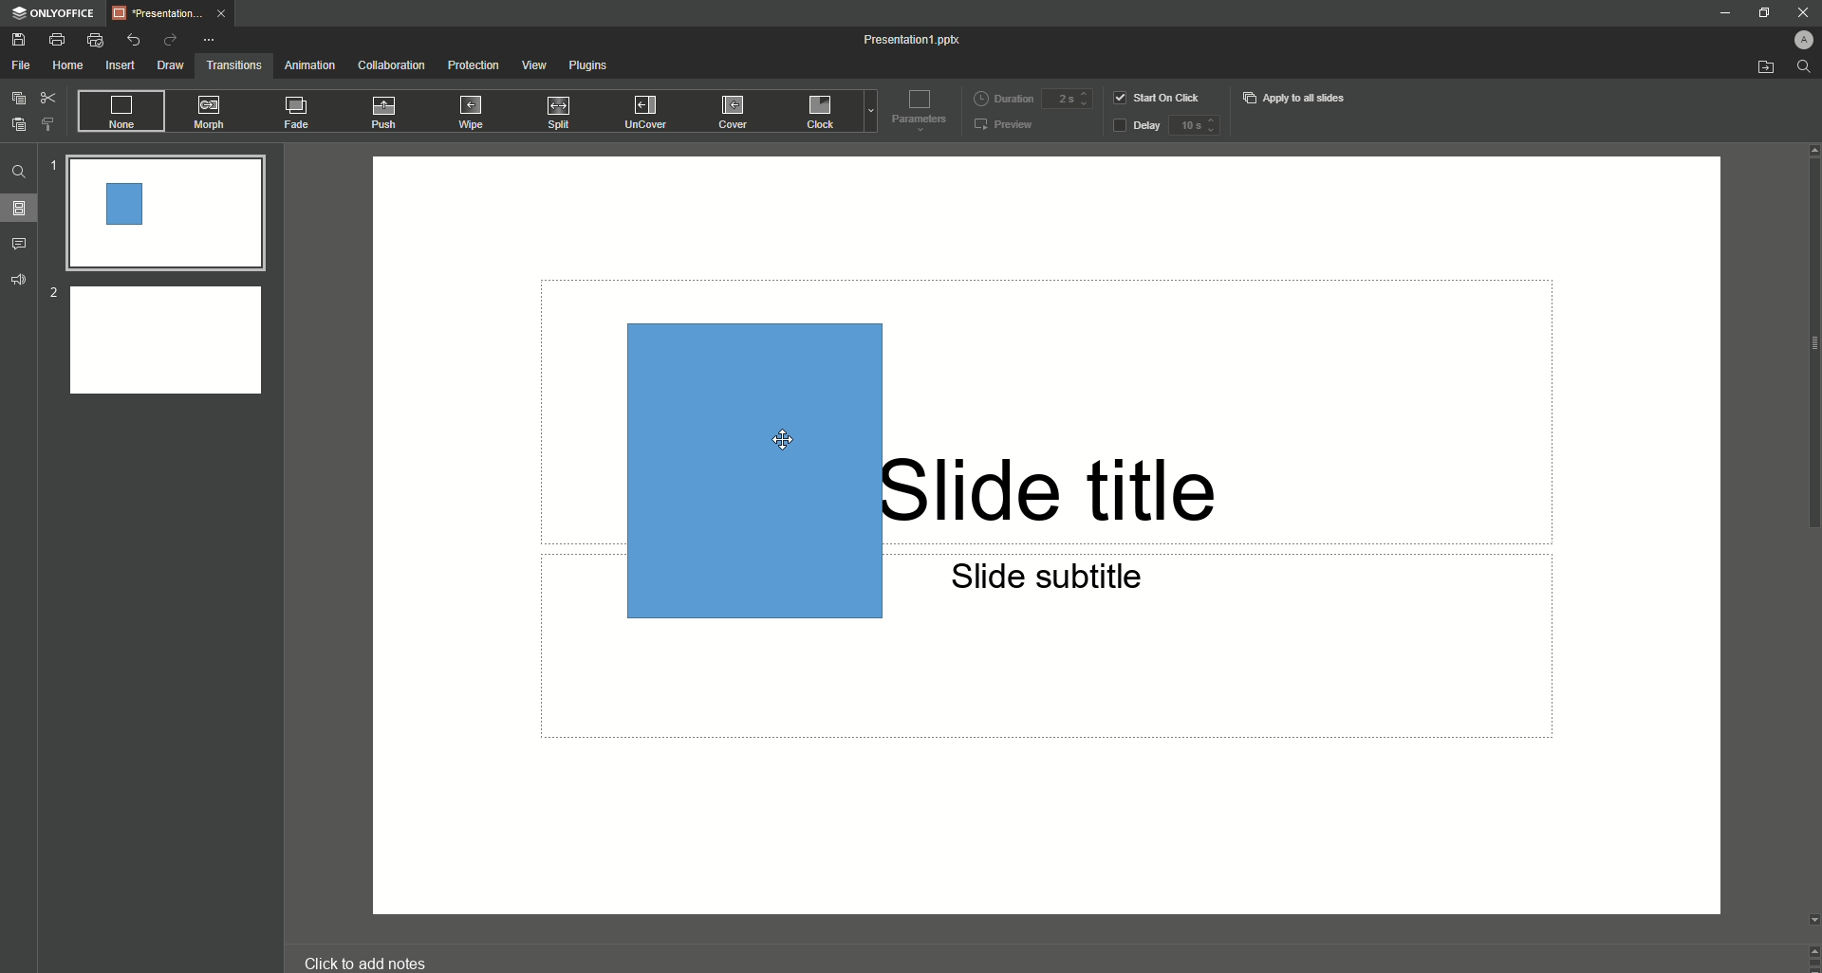 The image size is (1822, 973). I want to click on Collaboration, so click(391, 63).